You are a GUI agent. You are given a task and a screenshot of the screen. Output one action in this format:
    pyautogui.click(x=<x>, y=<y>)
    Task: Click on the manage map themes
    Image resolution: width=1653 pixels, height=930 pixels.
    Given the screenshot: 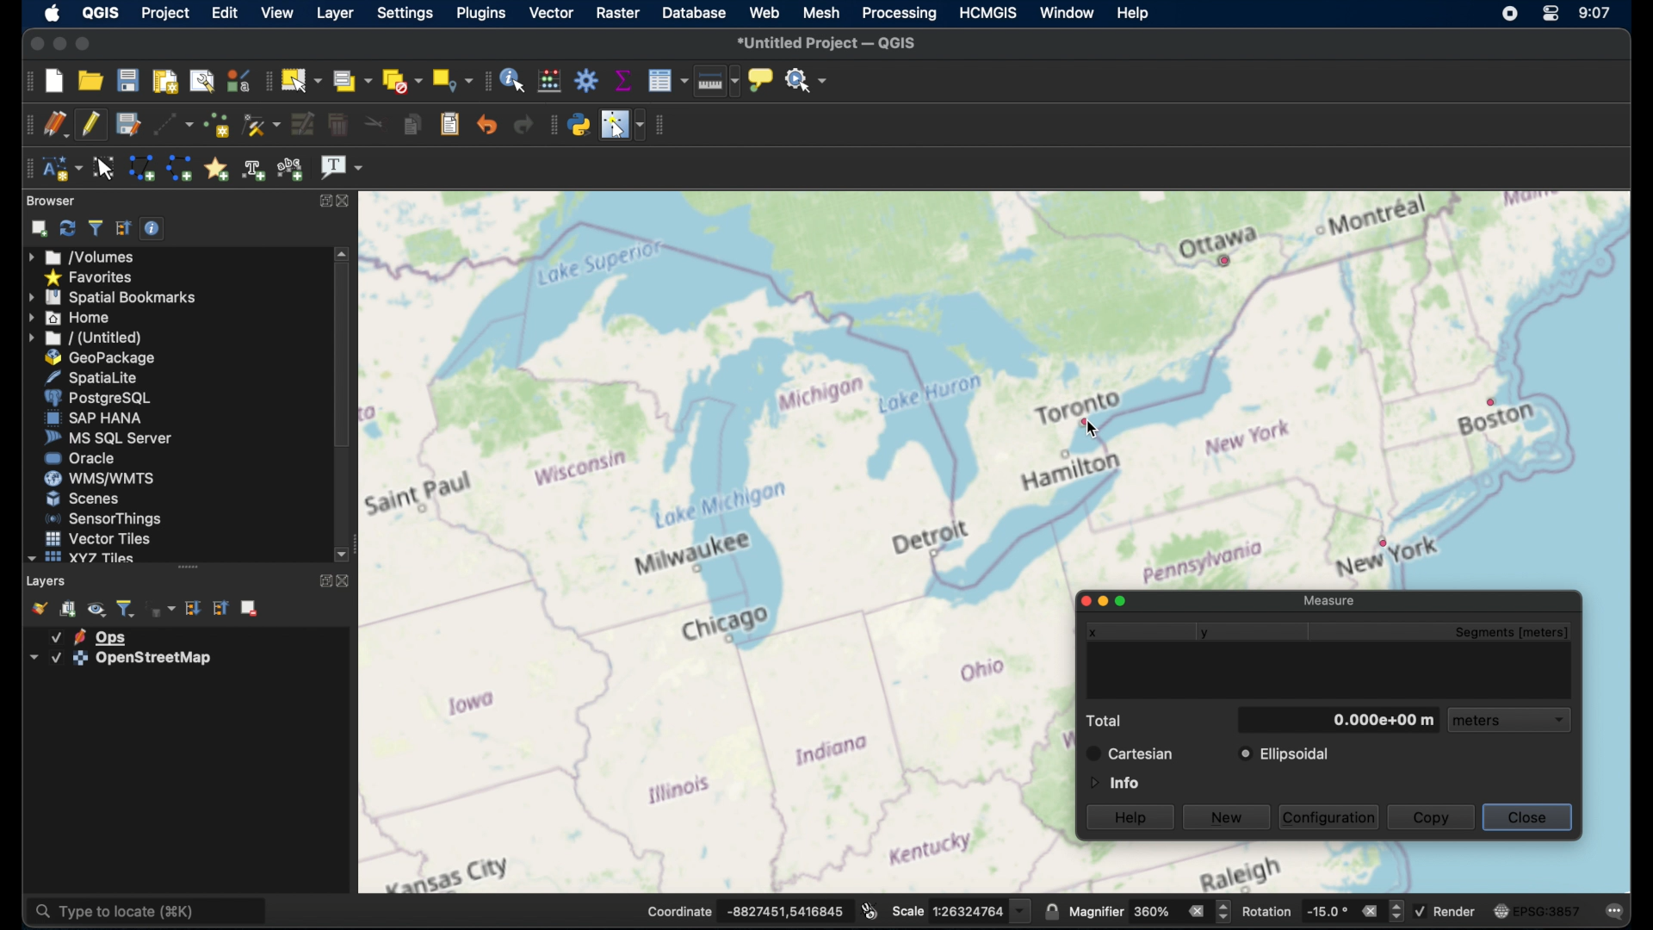 What is the action you would take?
    pyautogui.click(x=96, y=609)
    